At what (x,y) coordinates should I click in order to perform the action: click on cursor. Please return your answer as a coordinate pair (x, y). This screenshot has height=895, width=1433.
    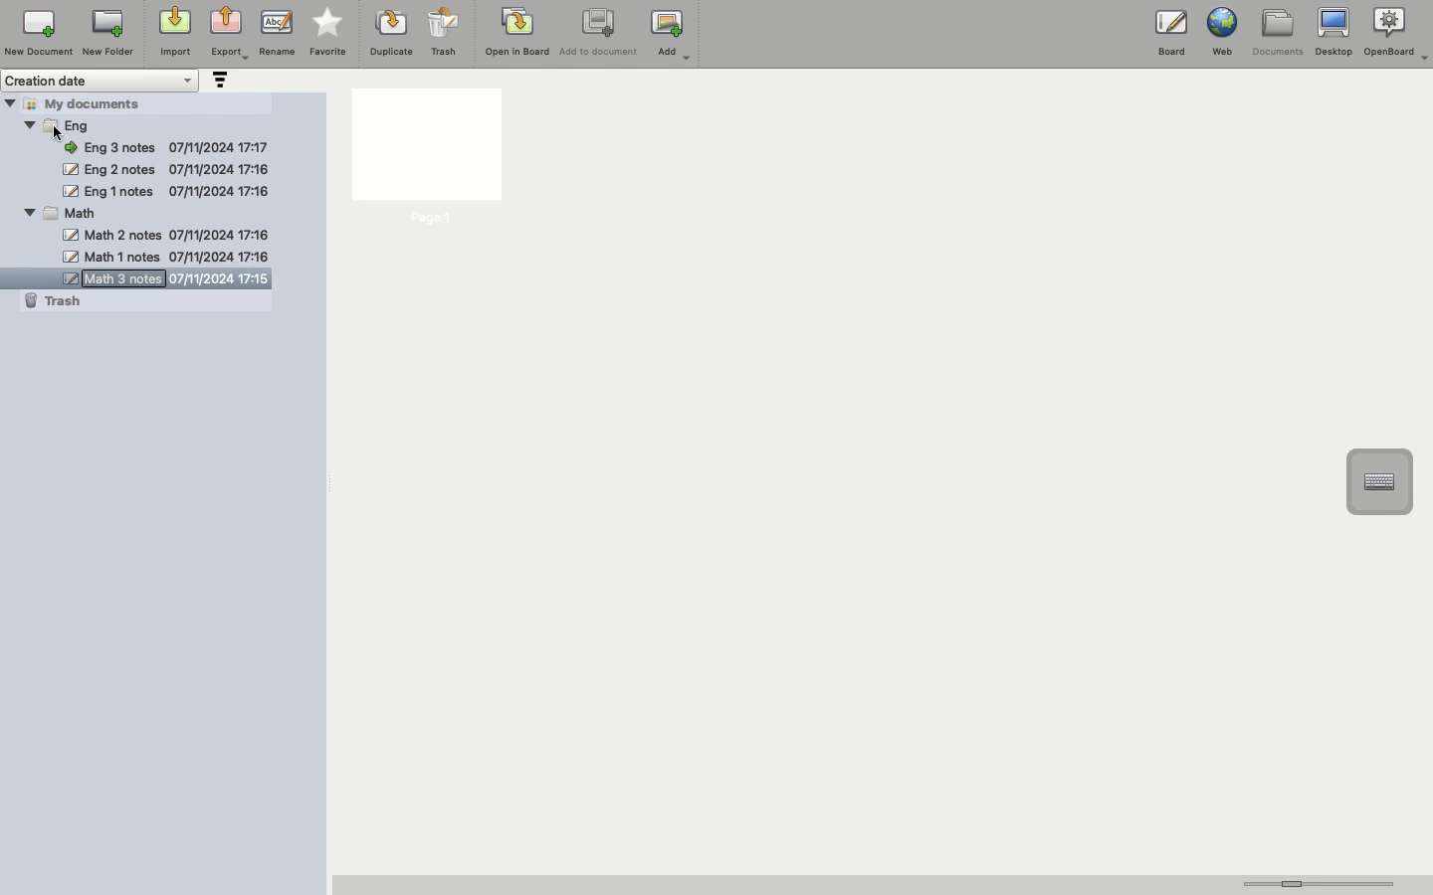
    Looking at the image, I should click on (61, 135).